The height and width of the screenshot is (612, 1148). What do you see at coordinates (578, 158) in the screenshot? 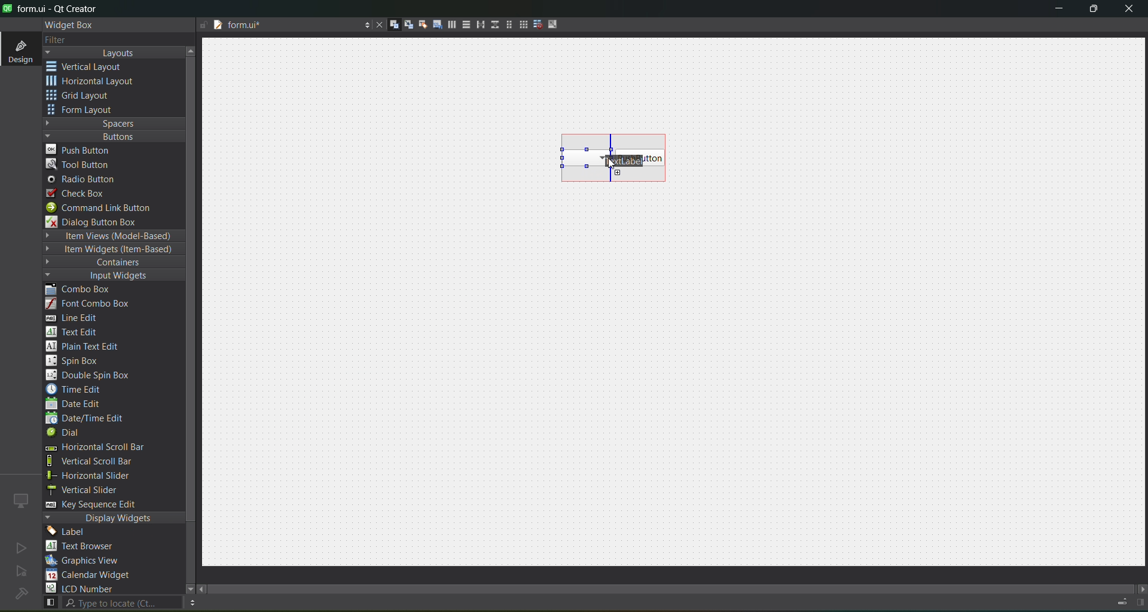
I see `combo box` at bounding box center [578, 158].